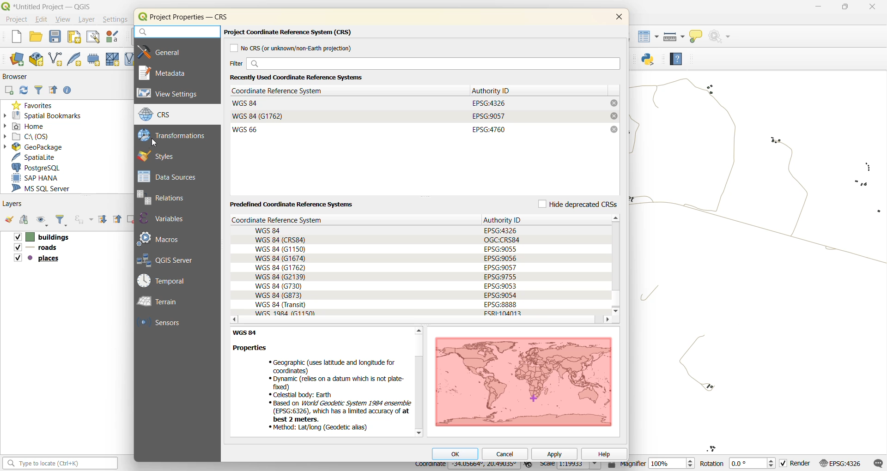 This screenshot has height=471, width=887. What do you see at coordinates (36, 248) in the screenshot?
I see `roads` at bounding box center [36, 248].